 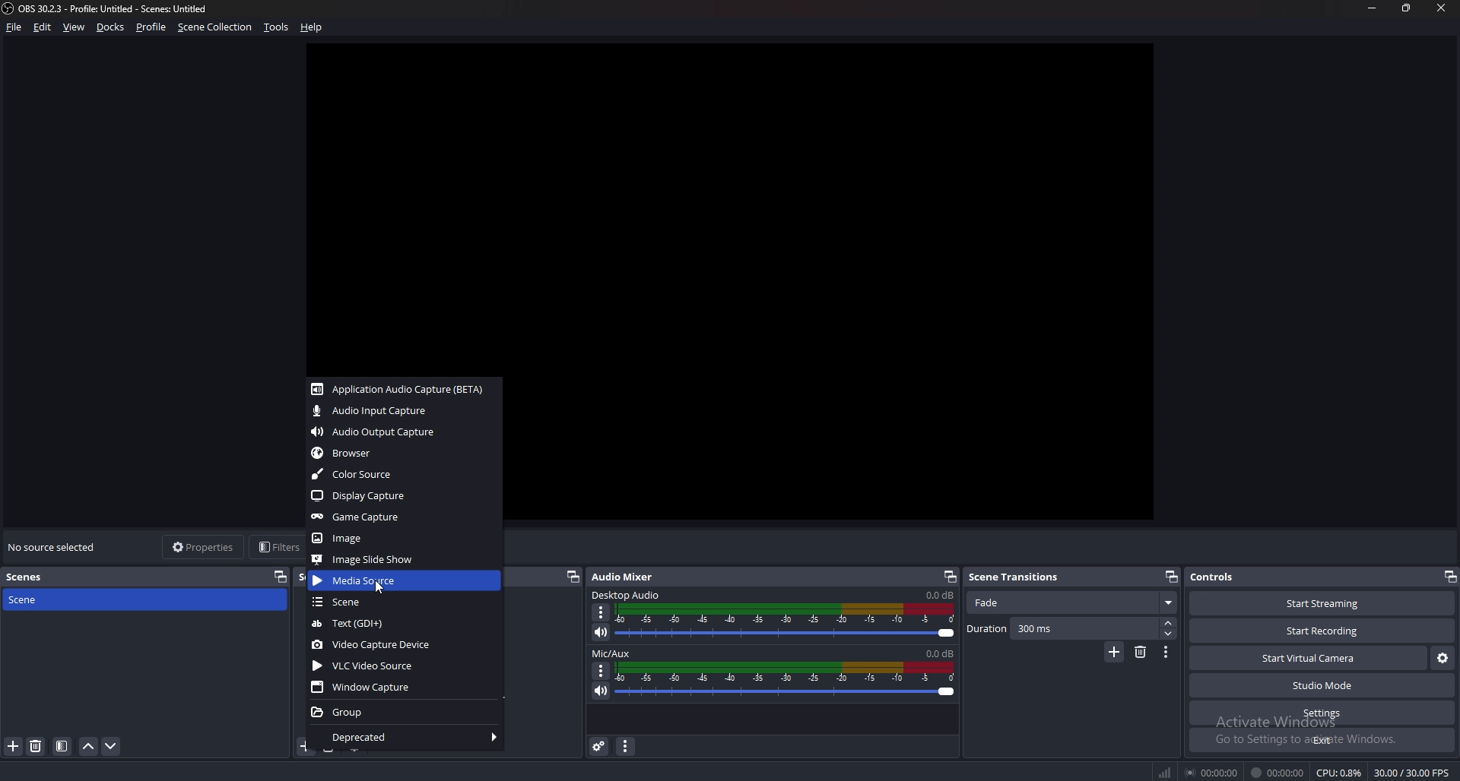 What do you see at coordinates (405, 431) in the screenshot?
I see `Audio output capture` at bounding box center [405, 431].